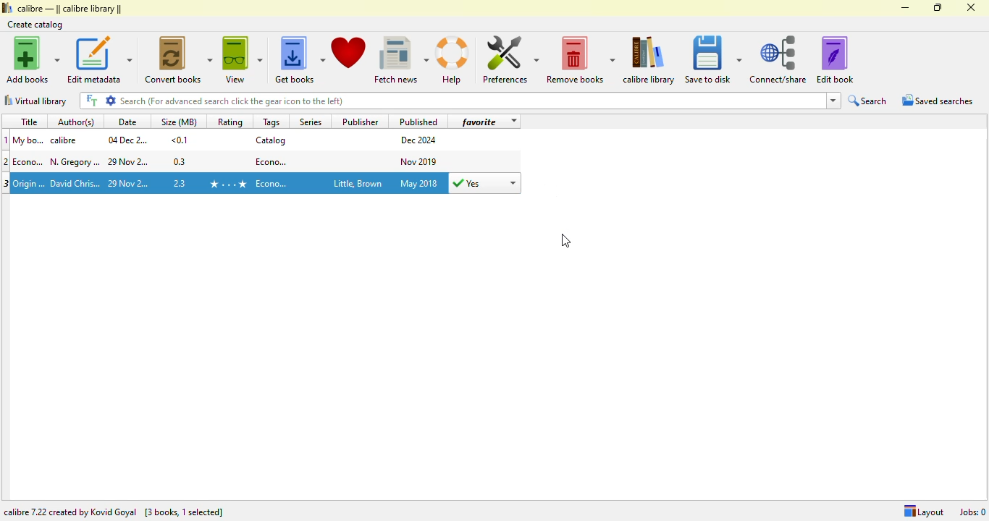 The height and width of the screenshot is (521, 989). Describe the element at coordinates (67, 140) in the screenshot. I see `author` at that location.